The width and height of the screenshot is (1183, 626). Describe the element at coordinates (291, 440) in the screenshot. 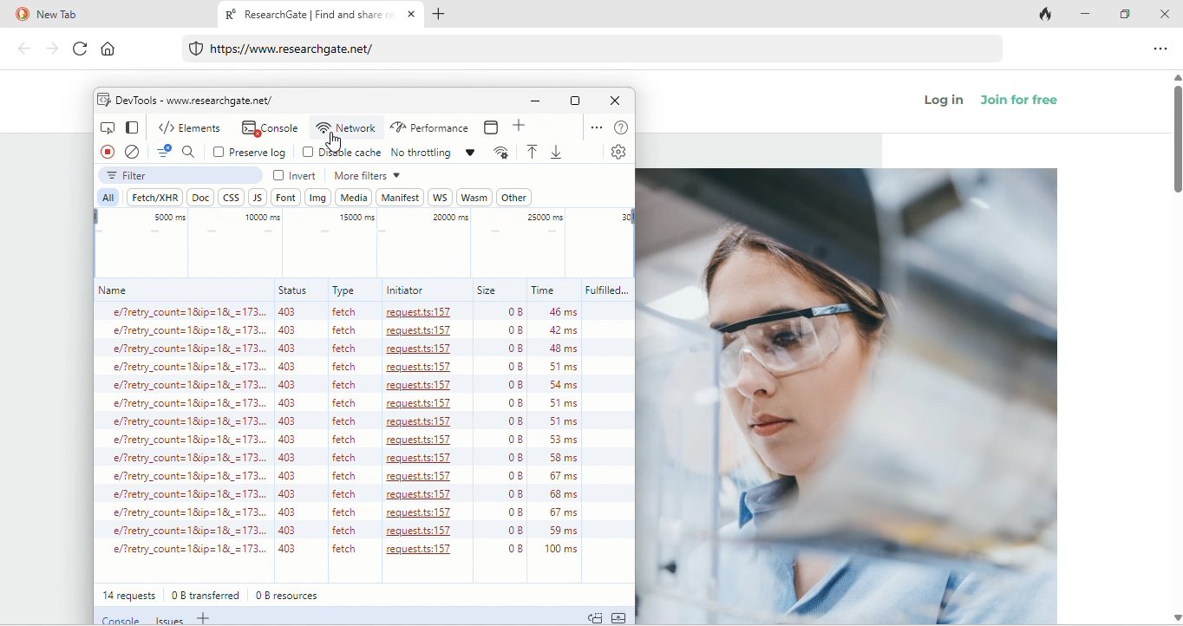

I see `all status 403` at that location.